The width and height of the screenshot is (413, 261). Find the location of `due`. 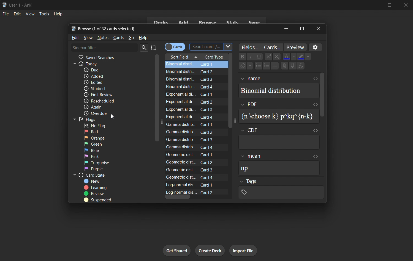

due is located at coordinates (110, 70).